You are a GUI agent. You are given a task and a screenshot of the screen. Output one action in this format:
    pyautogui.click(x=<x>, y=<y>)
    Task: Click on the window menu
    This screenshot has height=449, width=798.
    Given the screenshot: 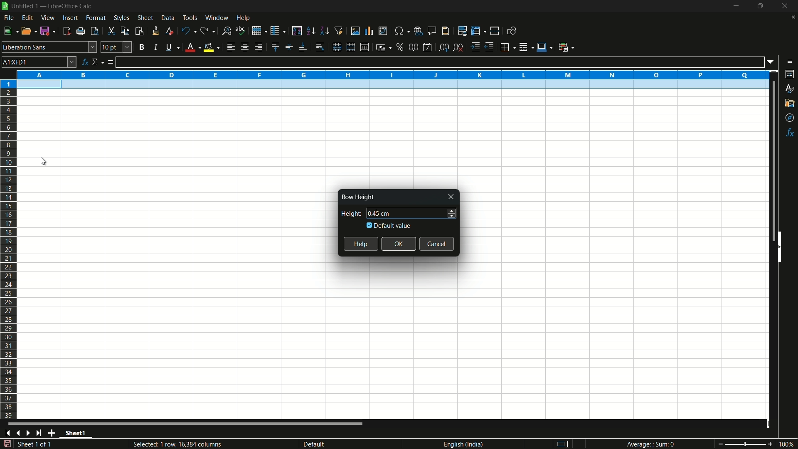 What is the action you would take?
    pyautogui.click(x=217, y=17)
    